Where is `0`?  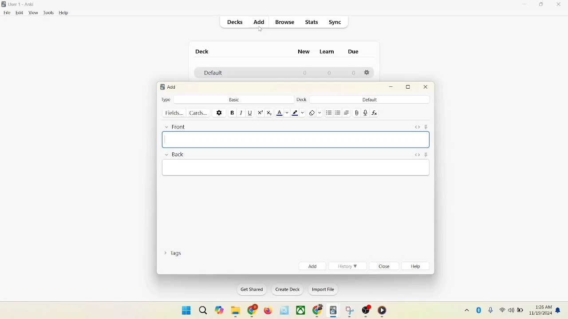 0 is located at coordinates (354, 73).